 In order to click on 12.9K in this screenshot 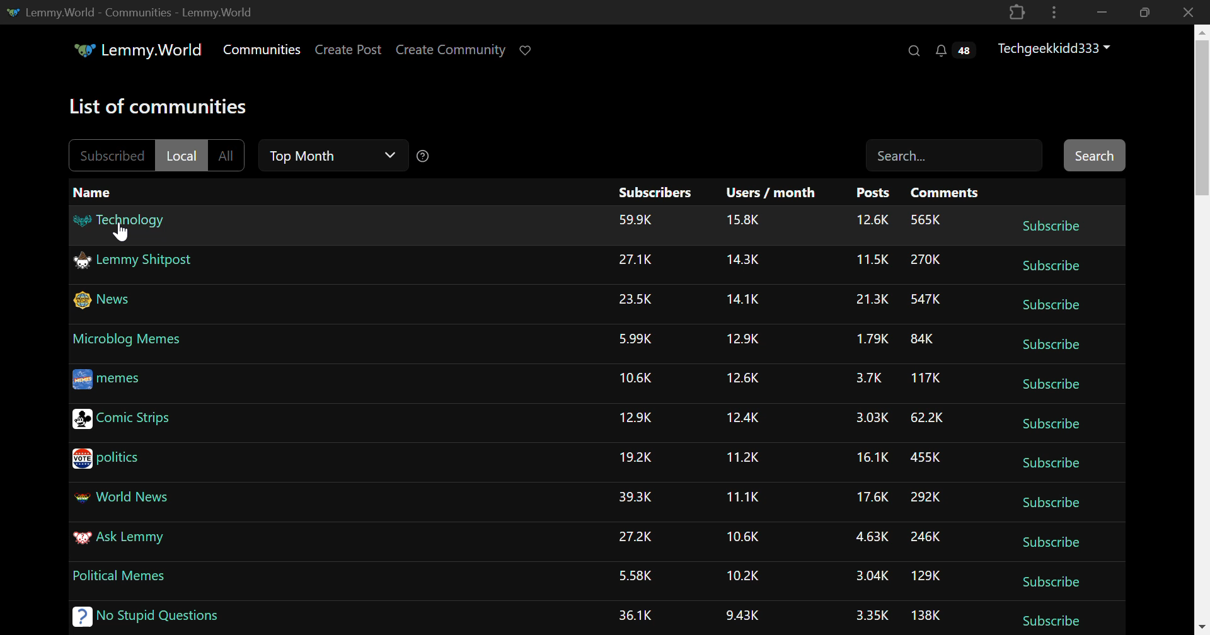, I will do `click(636, 419)`.